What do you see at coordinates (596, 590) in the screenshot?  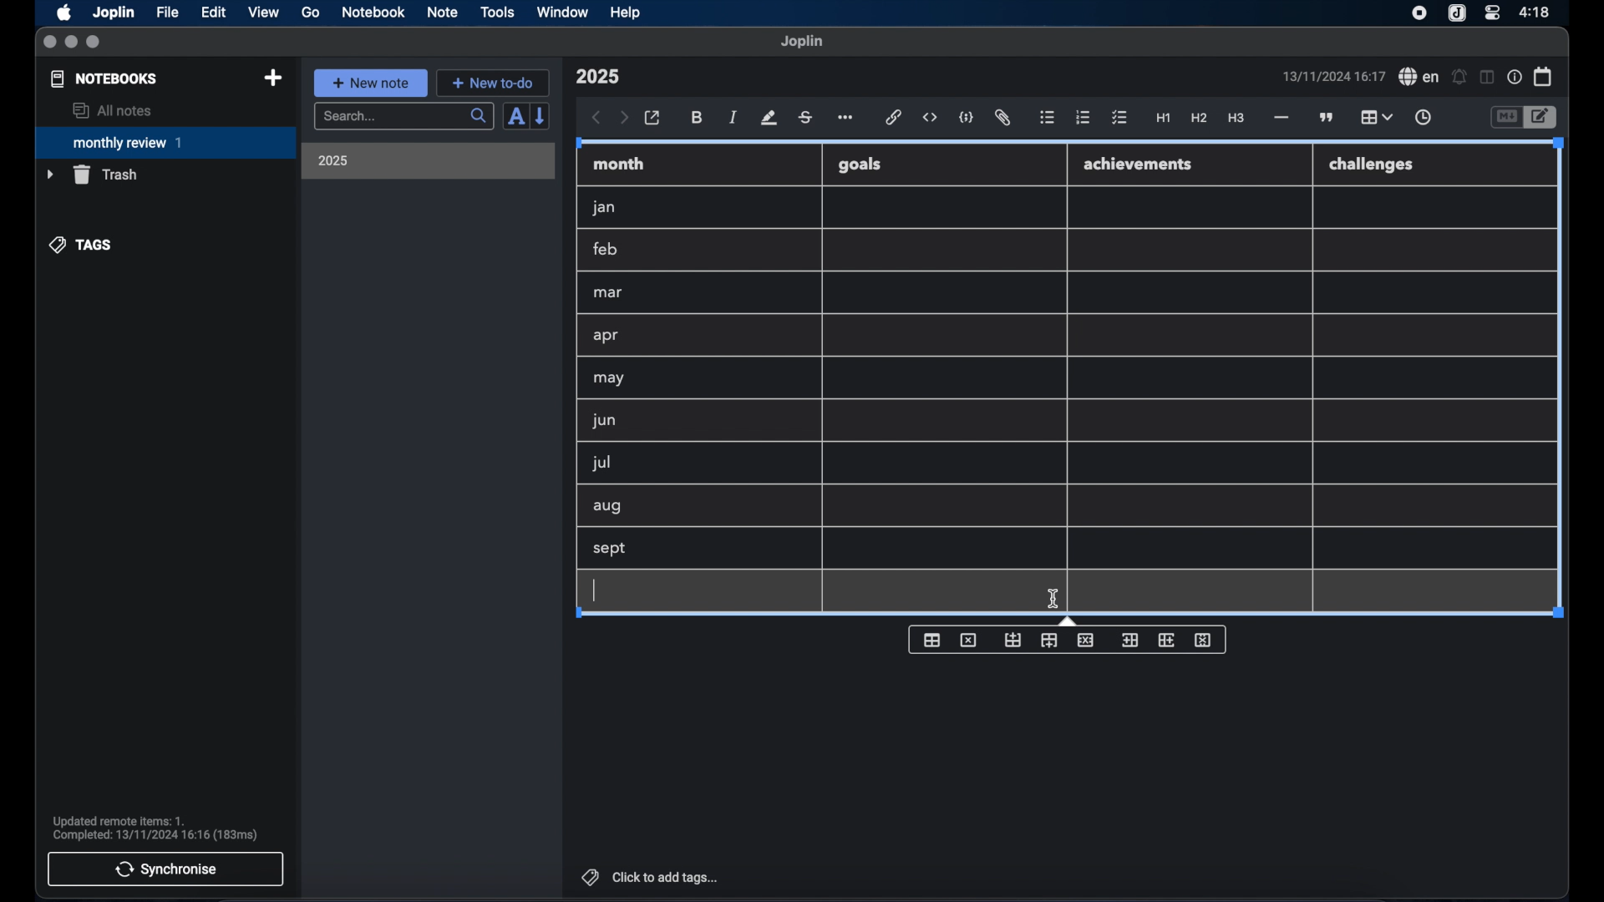 I see `text cursor` at bounding box center [596, 590].